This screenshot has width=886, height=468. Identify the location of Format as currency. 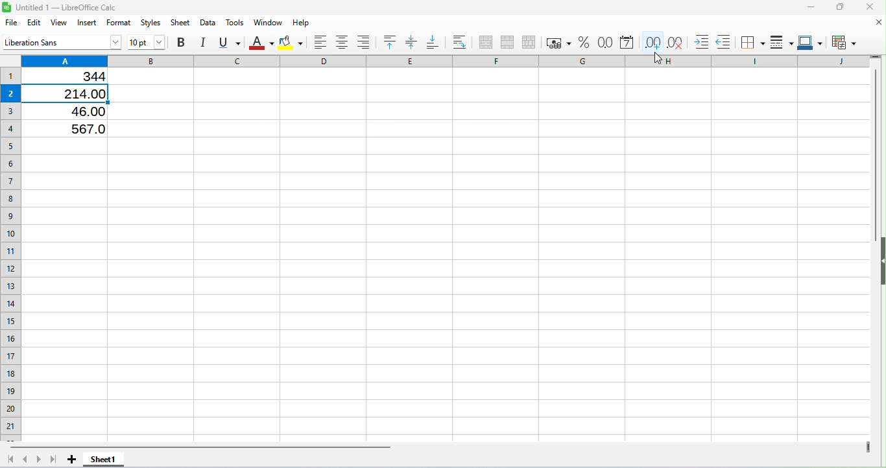
(556, 41).